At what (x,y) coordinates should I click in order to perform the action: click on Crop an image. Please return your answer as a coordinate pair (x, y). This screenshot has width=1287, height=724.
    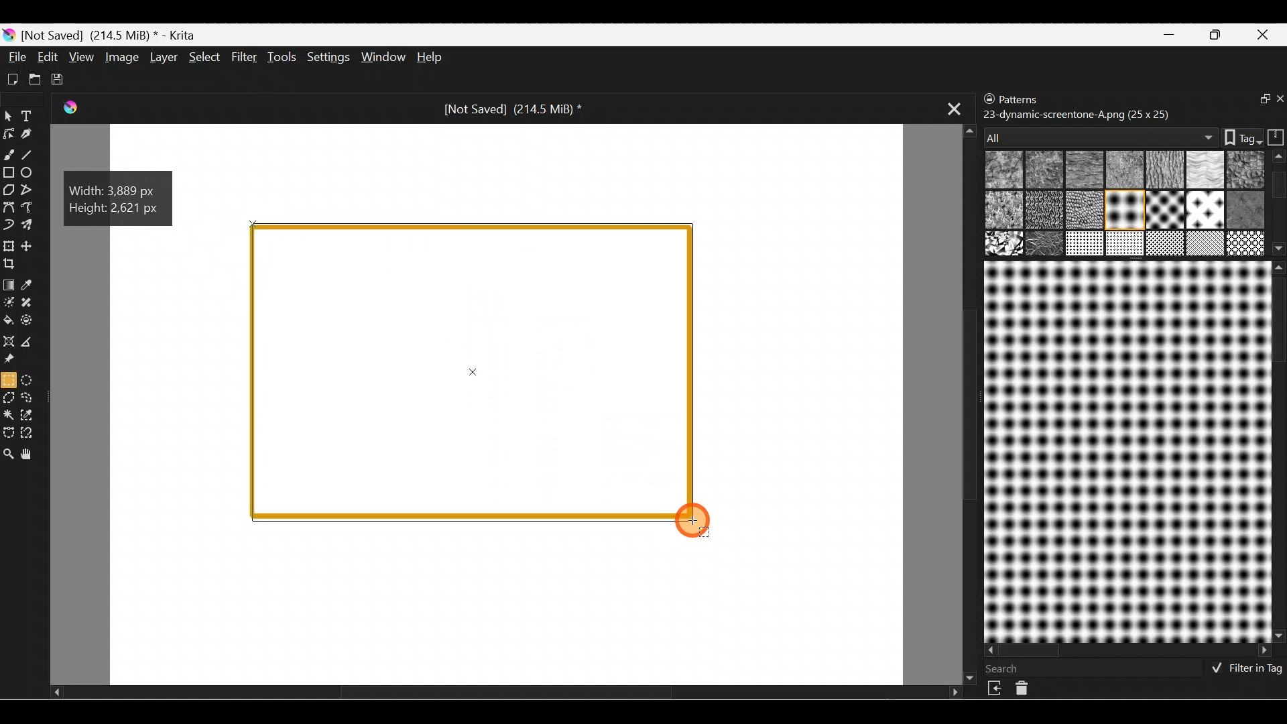
    Looking at the image, I should click on (15, 267).